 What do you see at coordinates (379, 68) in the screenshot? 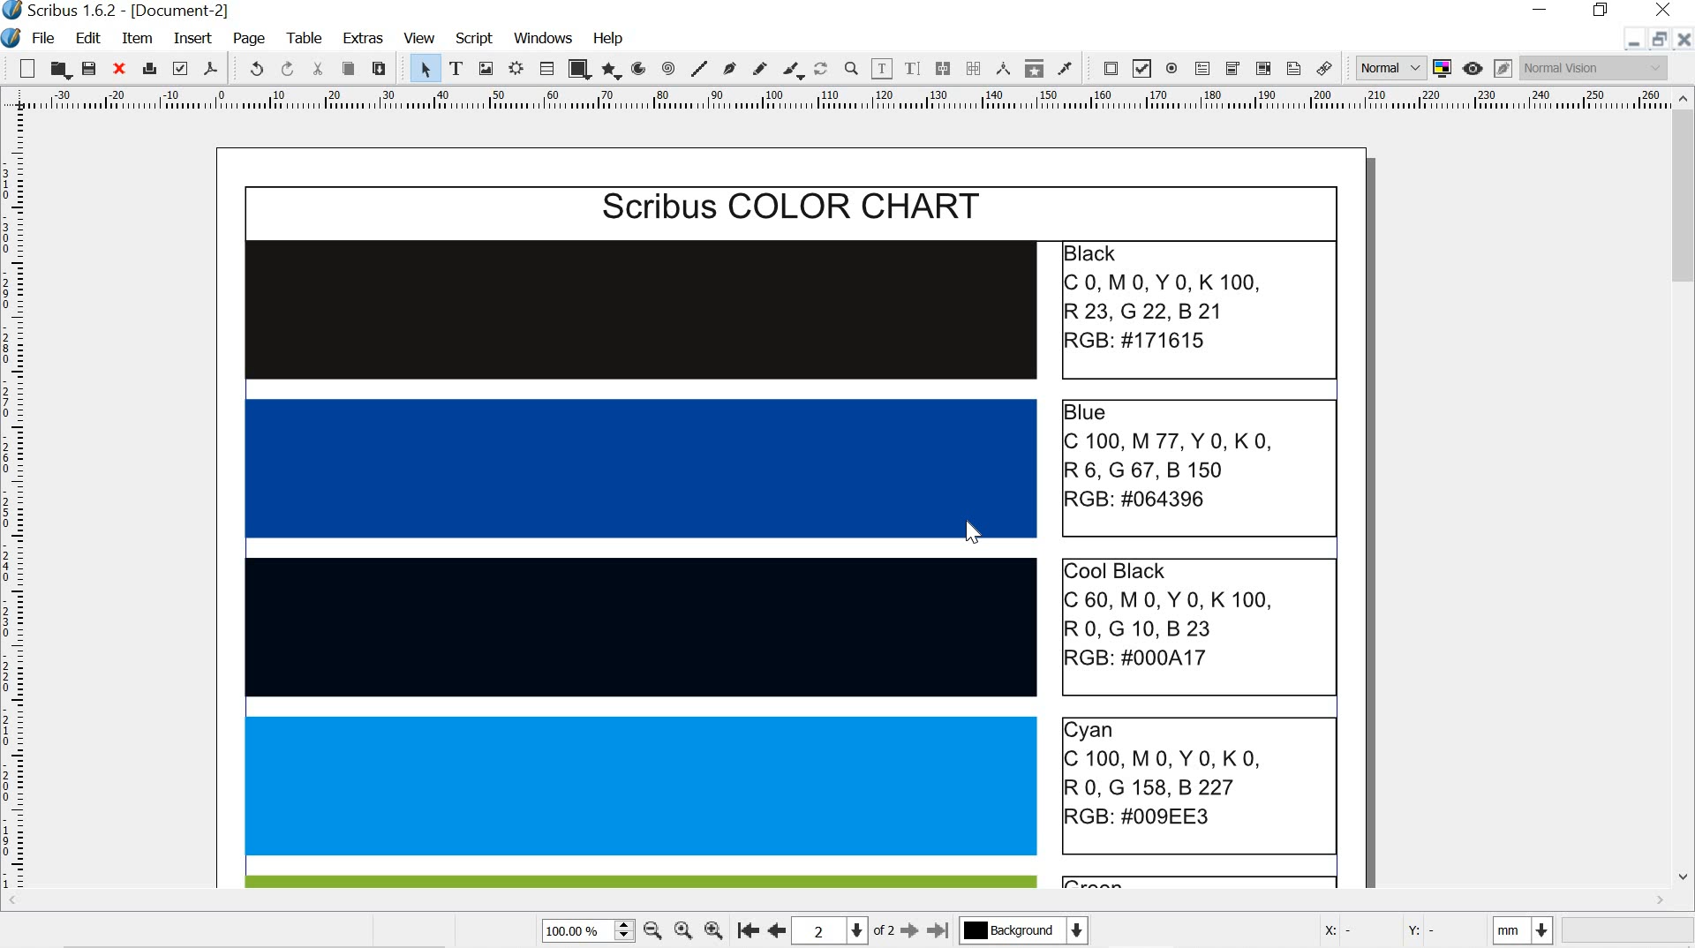
I see `paste` at bounding box center [379, 68].